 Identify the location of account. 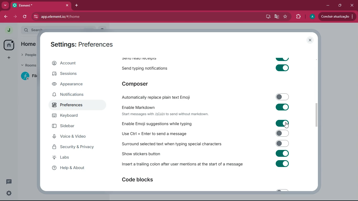
(74, 64).